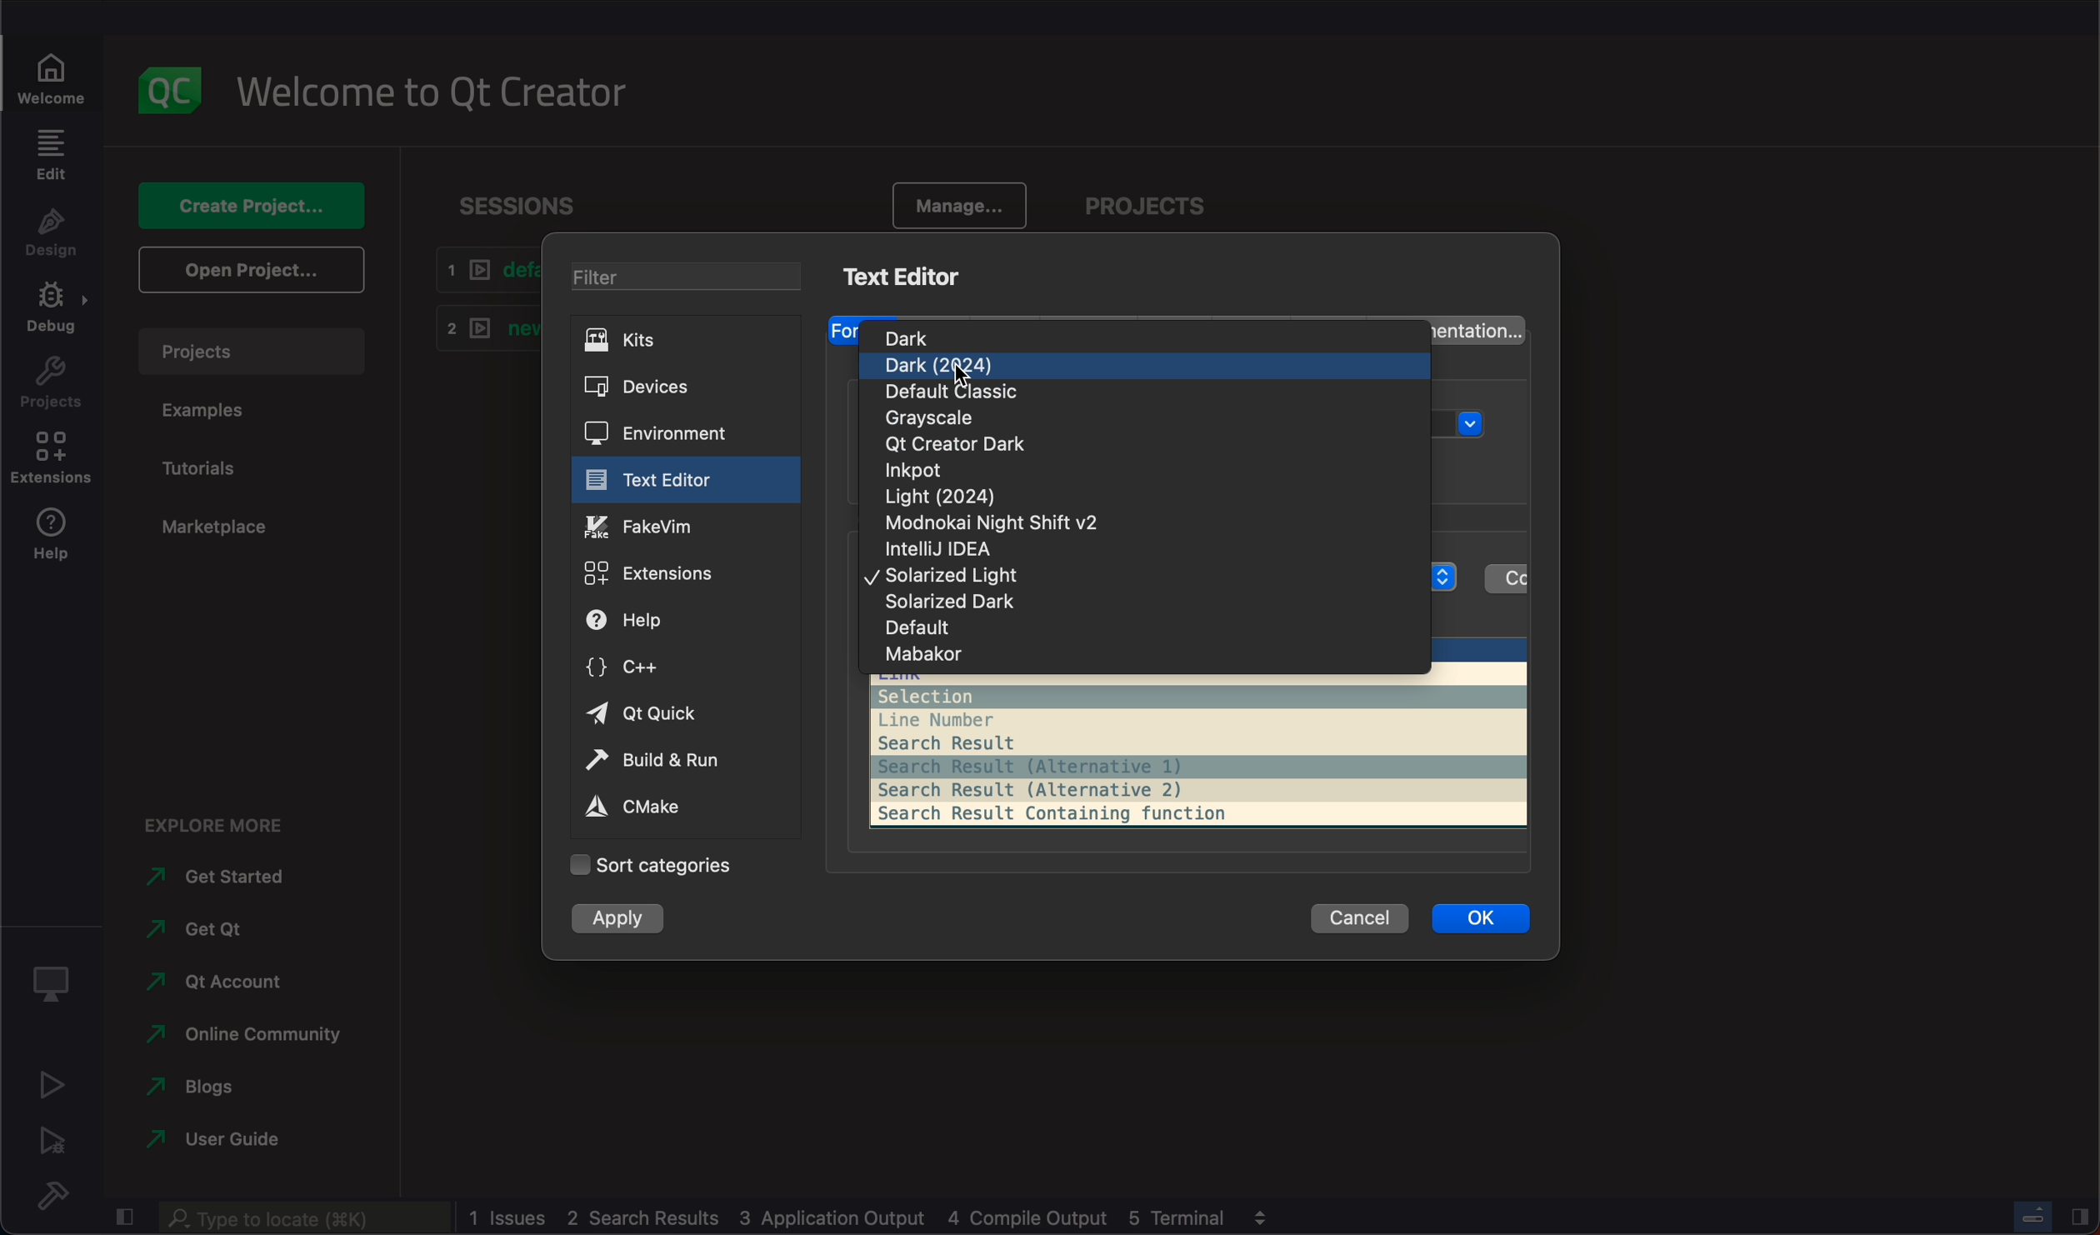  I want to click on dark 2024, so click(1137, 364).